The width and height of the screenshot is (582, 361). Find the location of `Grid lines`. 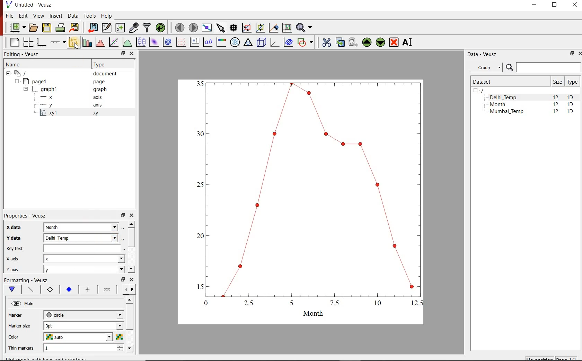

Grid lines is located at coordinates (129, 290).